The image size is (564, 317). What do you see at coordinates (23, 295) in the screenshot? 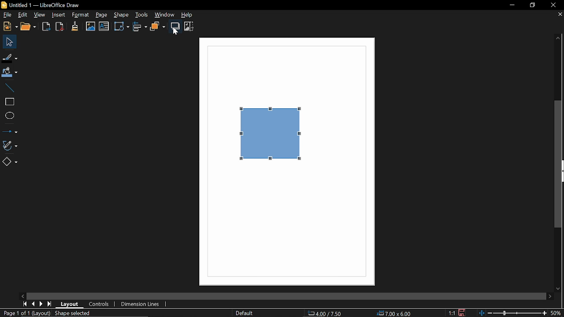
I see `Move left` at bounding box center [23, 295].